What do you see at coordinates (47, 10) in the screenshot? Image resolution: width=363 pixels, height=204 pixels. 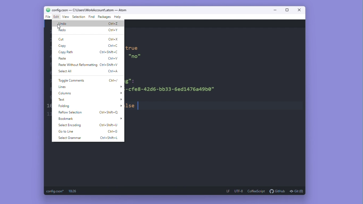 I see `logo` at bounding box center [47, 10].